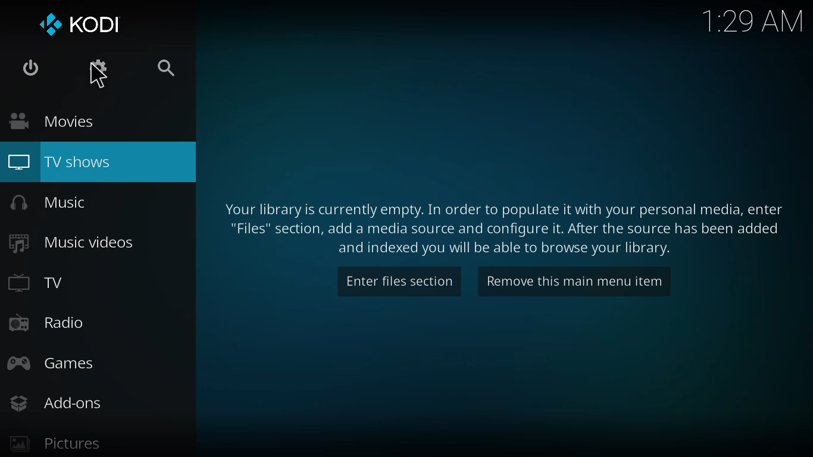 Image resolution: width=813 pixels, height=457 pixels. Describe the element at coordinates (171, 69) in the screenshot. I see `search` at that location.